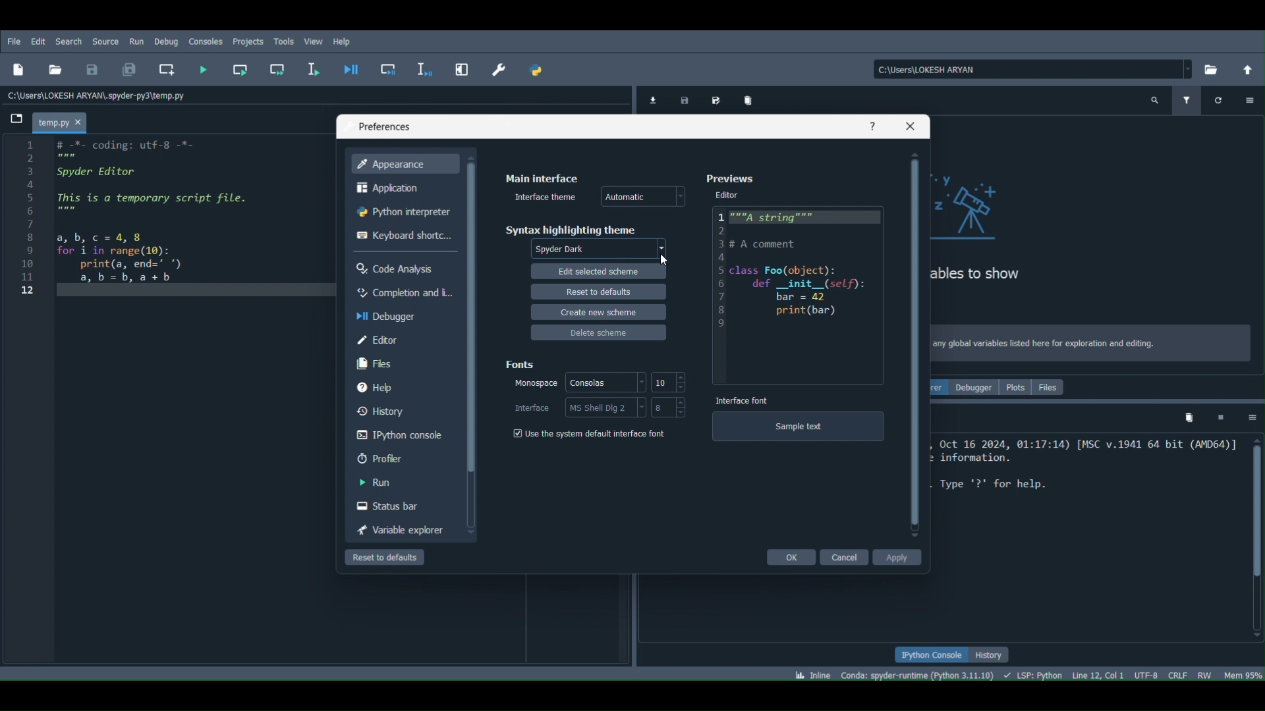 The width and height of the screenshot is (1265, 711). Describe the element at coordinates (1177, 676) in the screenshot. I see `File EOL status` at that location.